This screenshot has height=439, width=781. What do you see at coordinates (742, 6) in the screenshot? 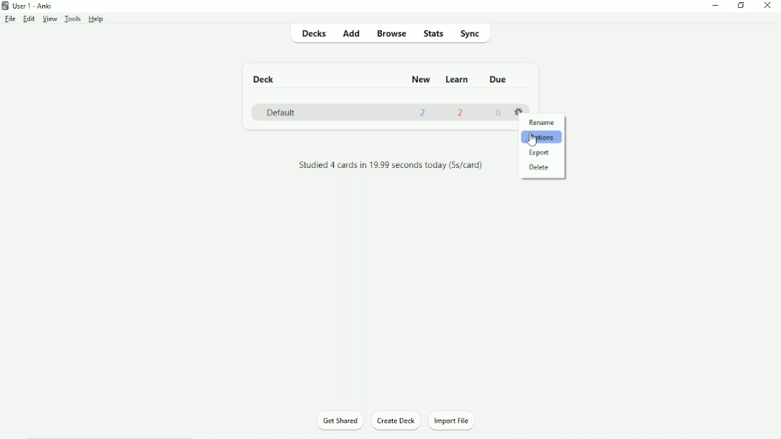
I see `Restore down` at bounding box center [742, 6].